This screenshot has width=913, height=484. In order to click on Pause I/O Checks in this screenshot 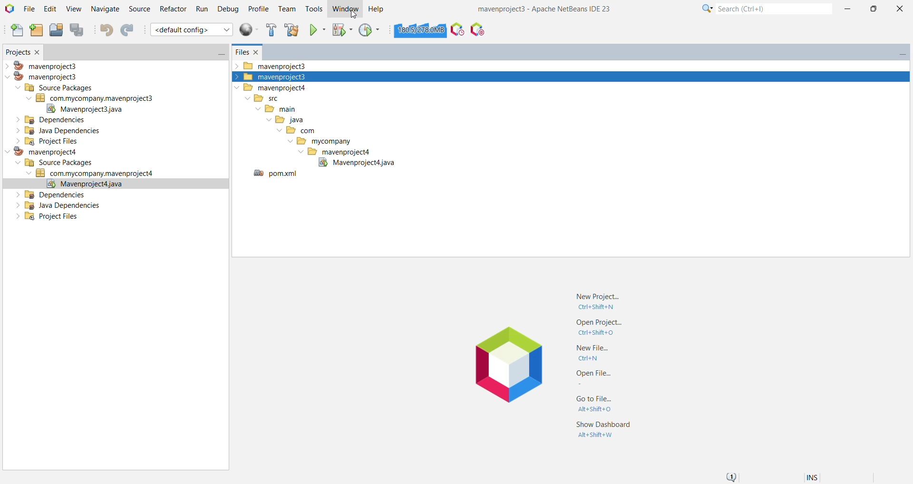, I will do `click(478, 30)`.